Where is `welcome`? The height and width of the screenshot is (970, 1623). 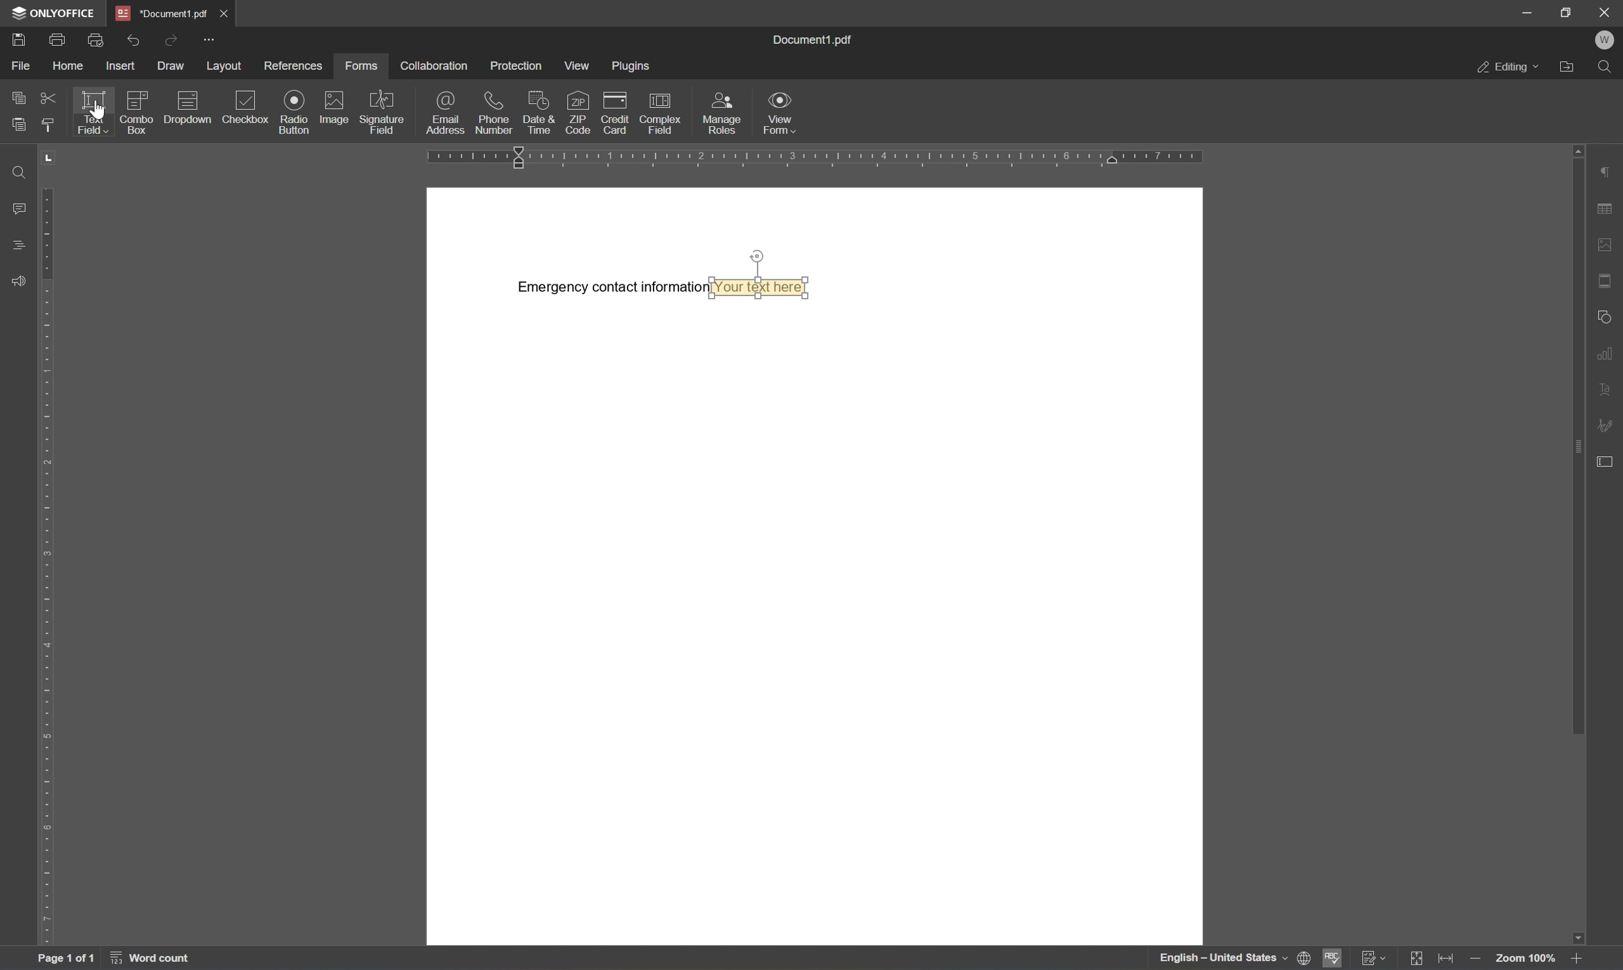
welcome is located at coordinates (1607, 39).